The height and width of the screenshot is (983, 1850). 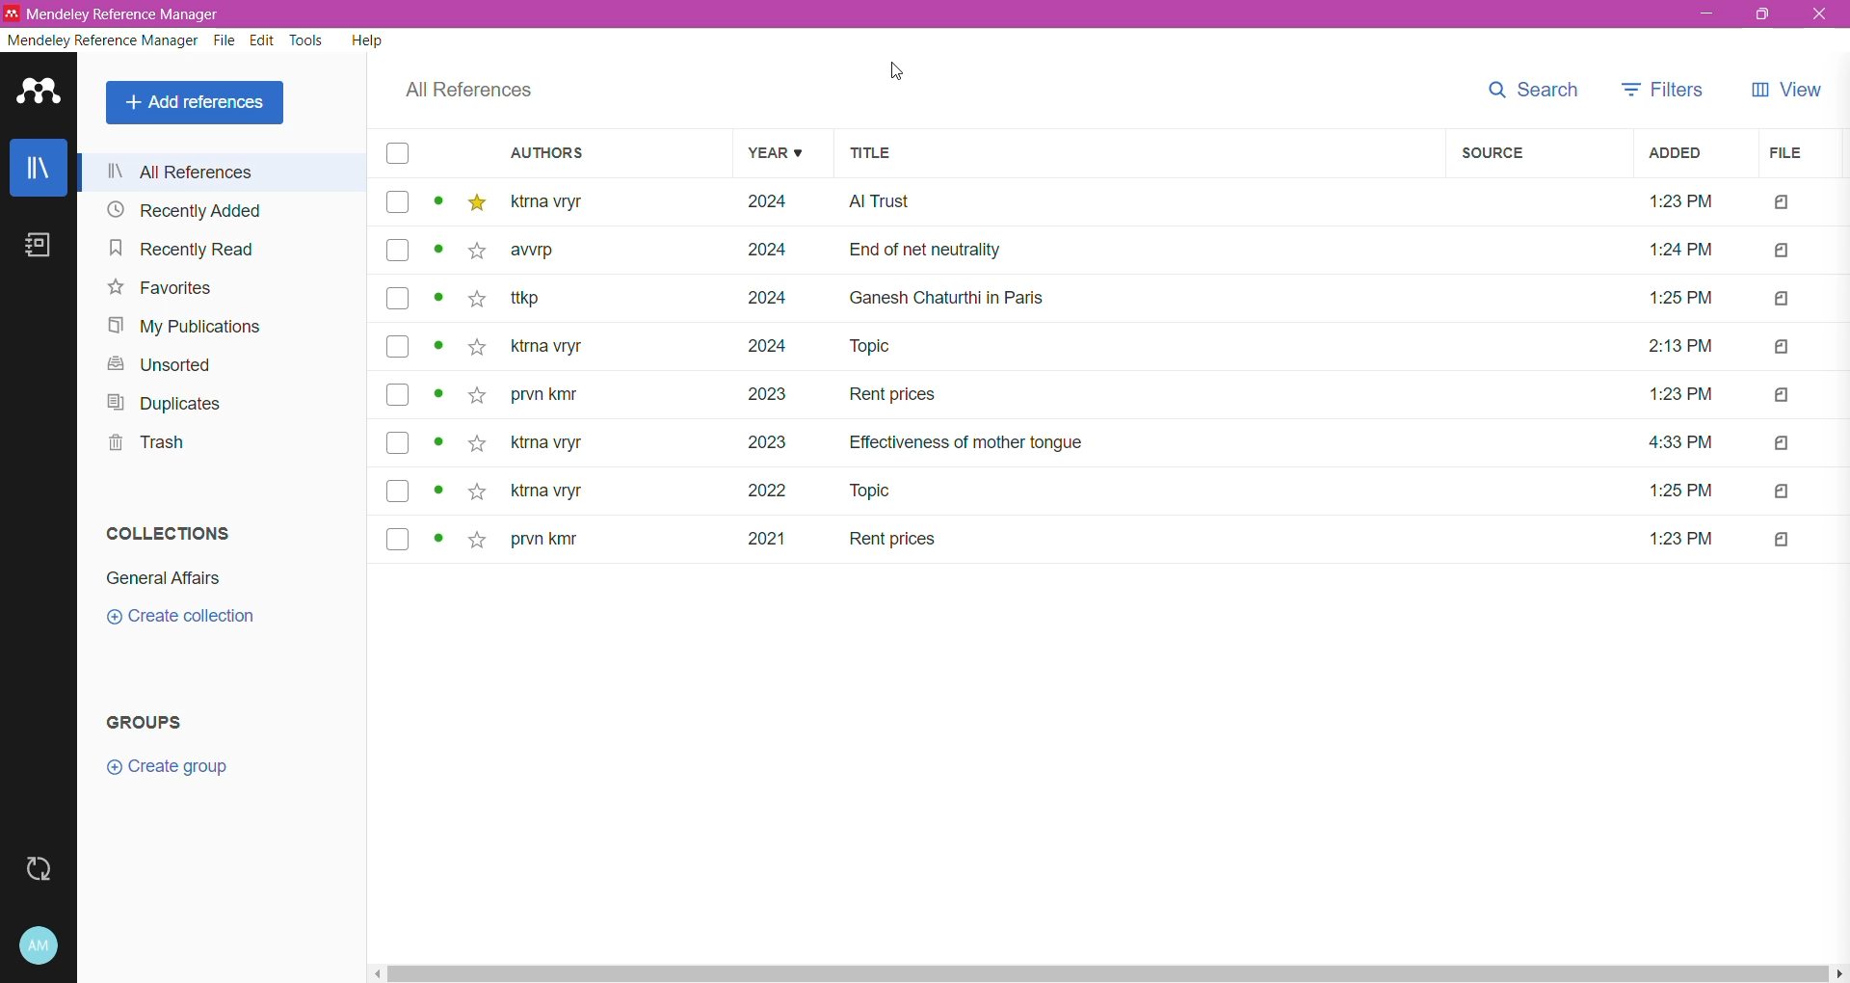 What do you see at coordinates (1785, 90) in the screenshot?
I see `View` at bounding box center [1785, 90].